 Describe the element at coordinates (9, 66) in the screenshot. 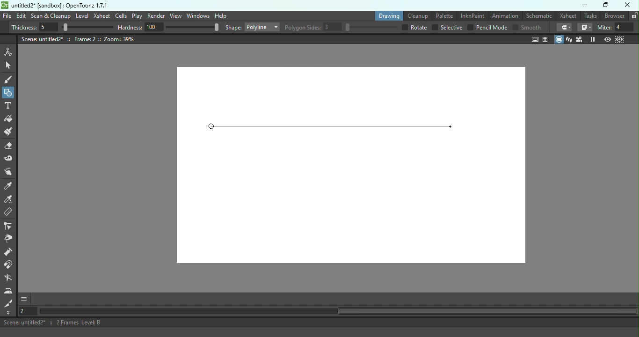

I see `Selection tool` at that location.